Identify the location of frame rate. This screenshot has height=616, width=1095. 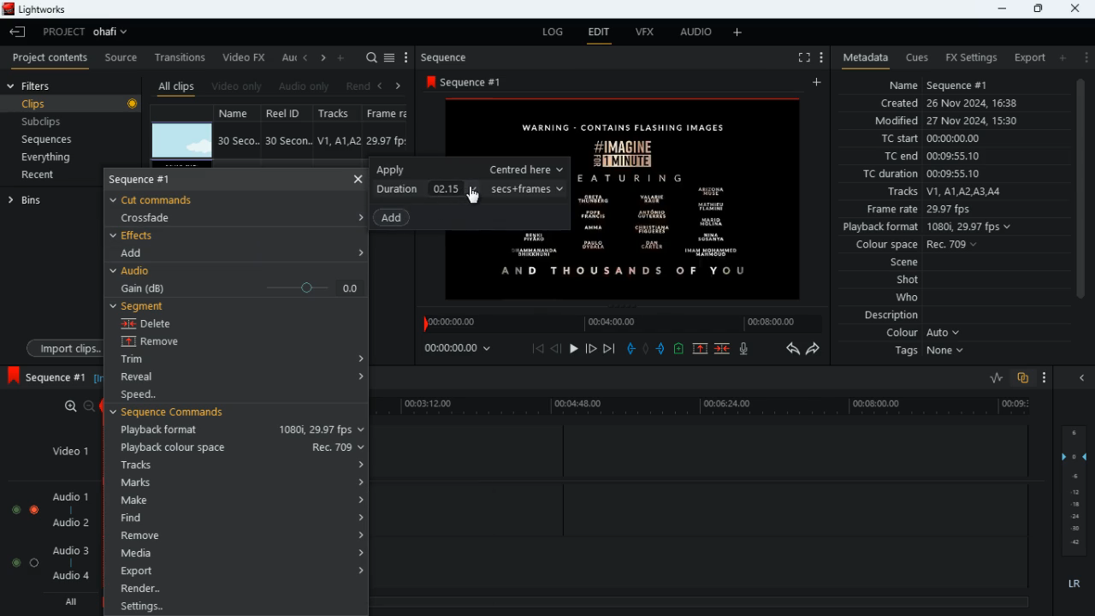
(944, 210).